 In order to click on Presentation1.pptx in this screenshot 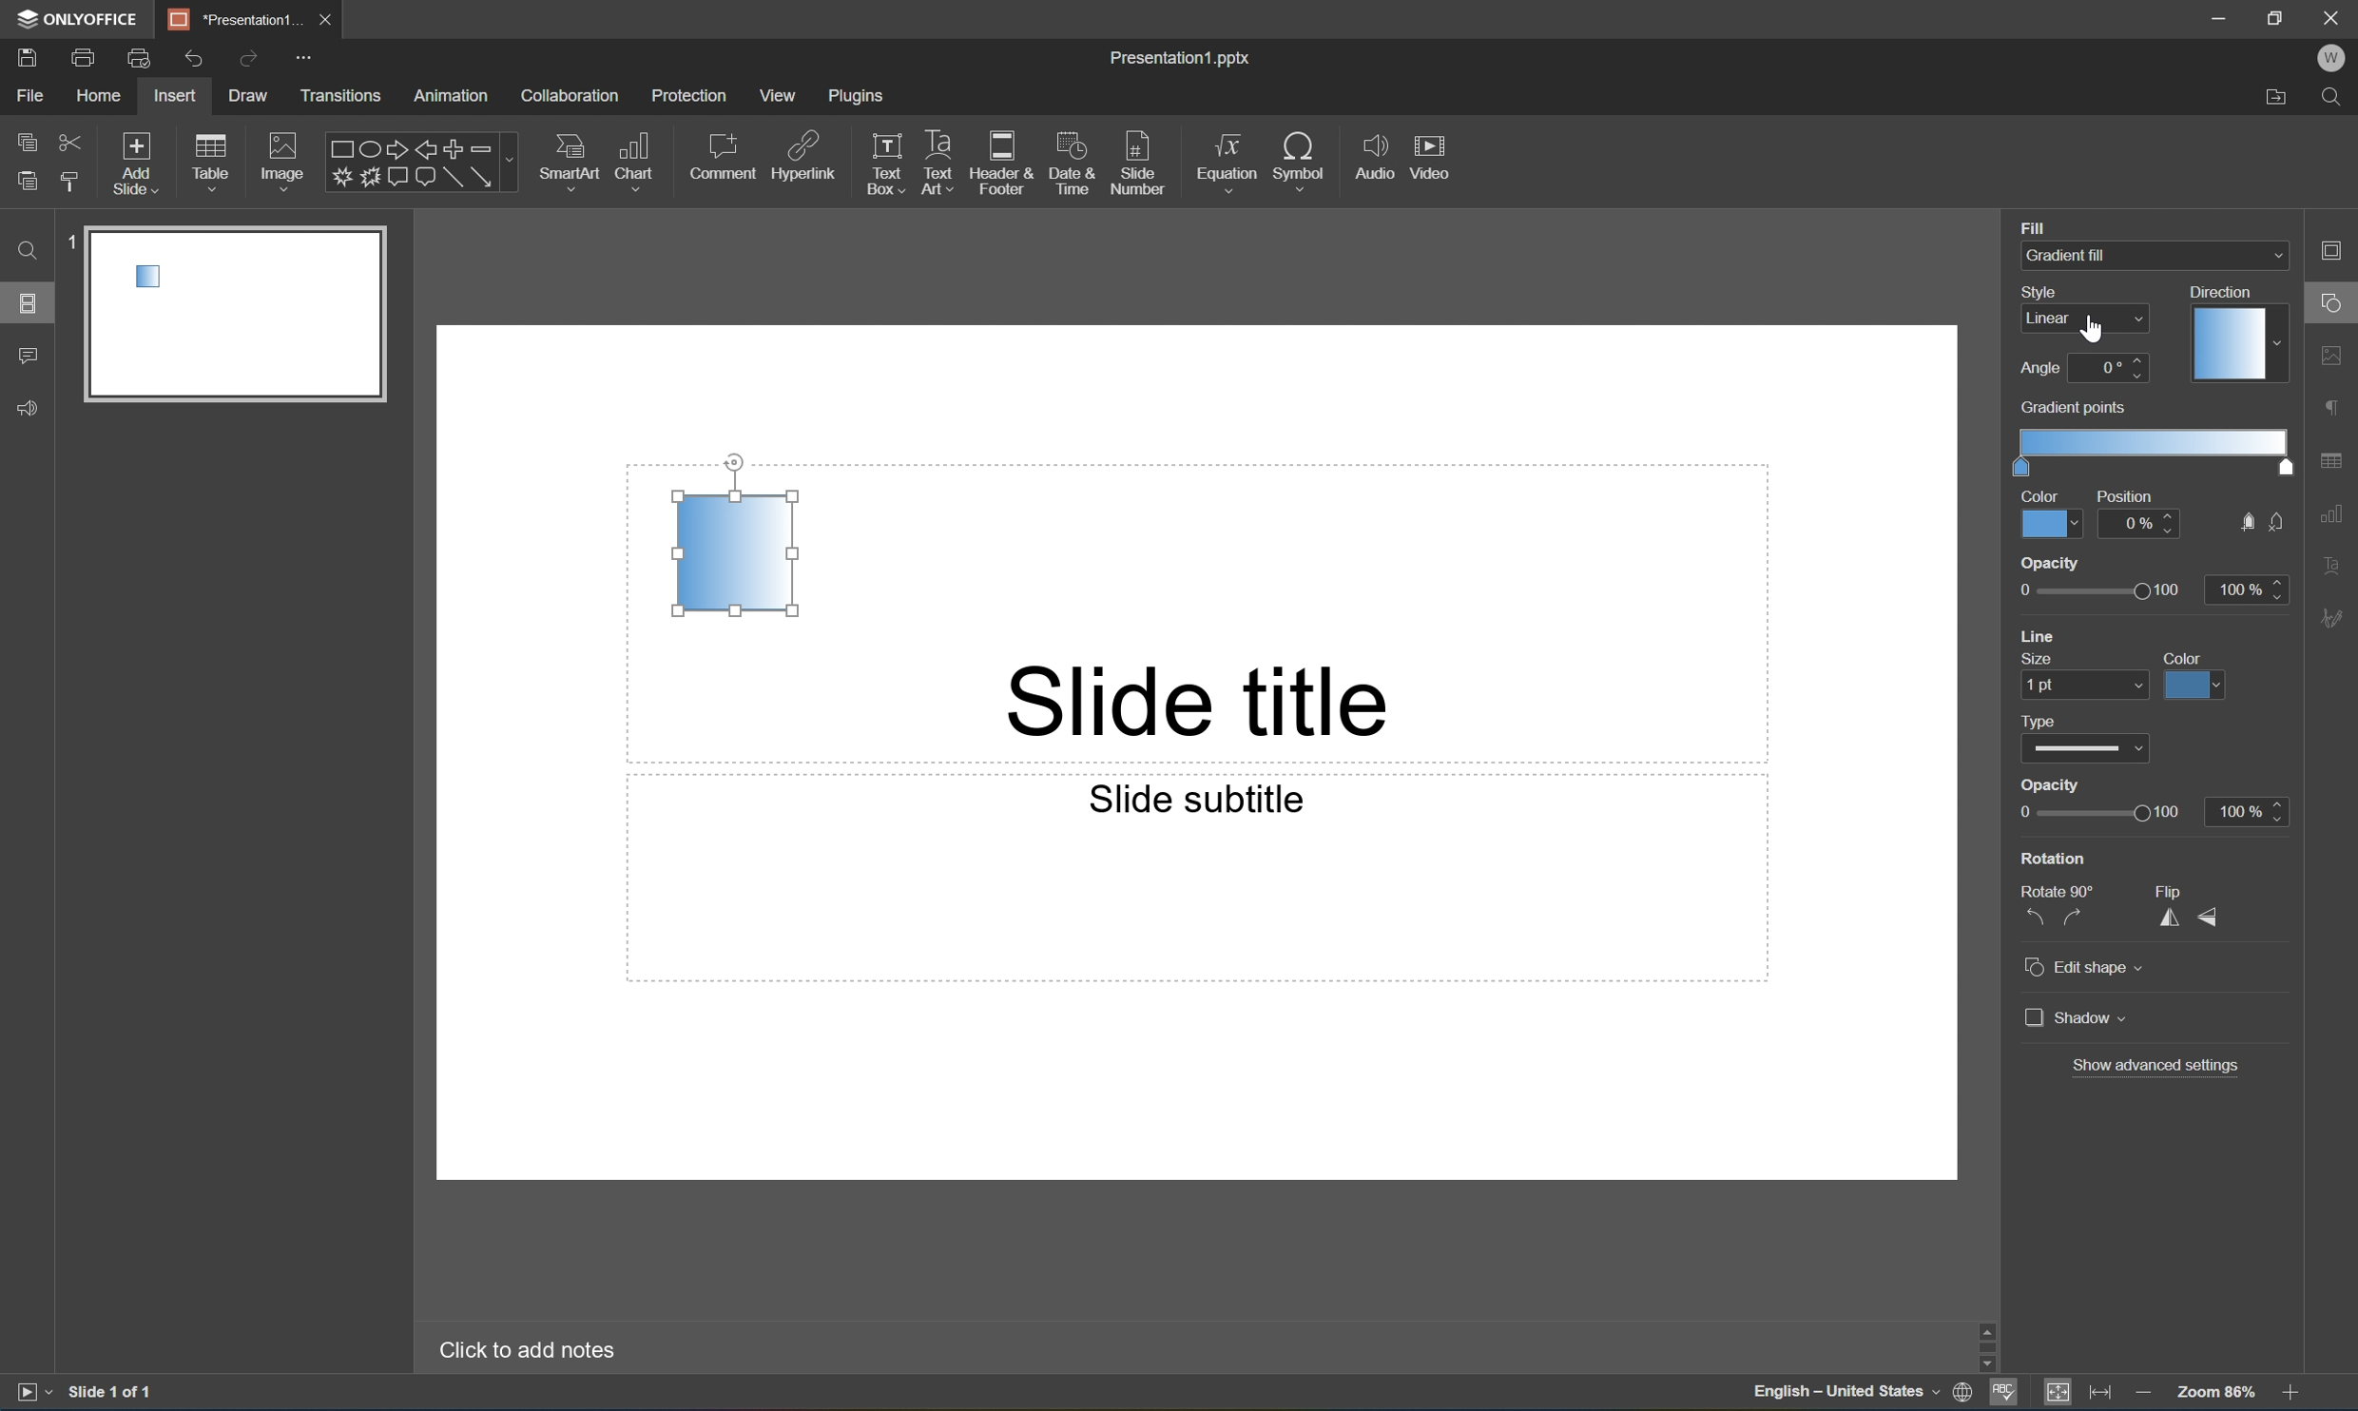, I will do `click(1184, 61)`.